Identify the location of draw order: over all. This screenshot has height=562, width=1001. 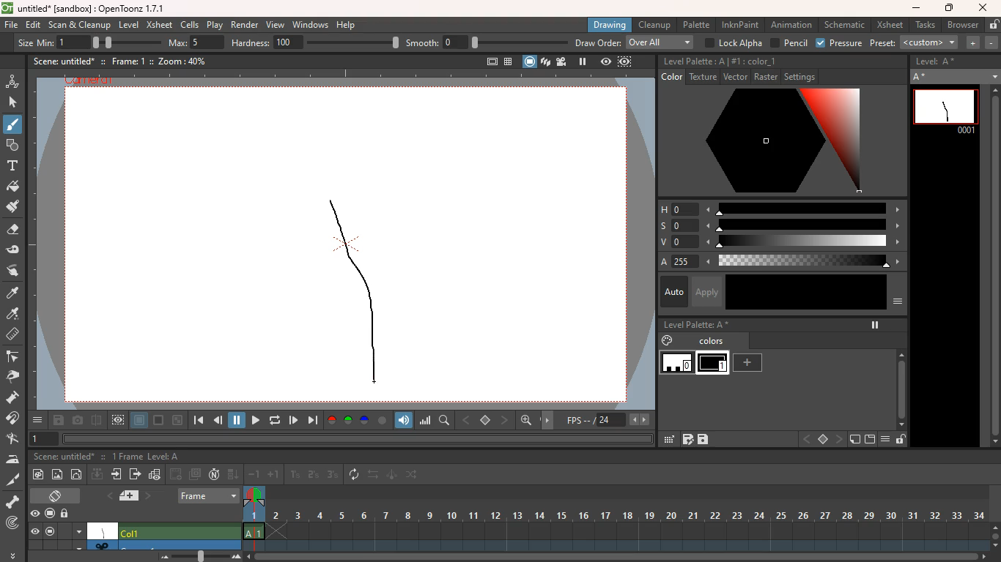
(636, 43).